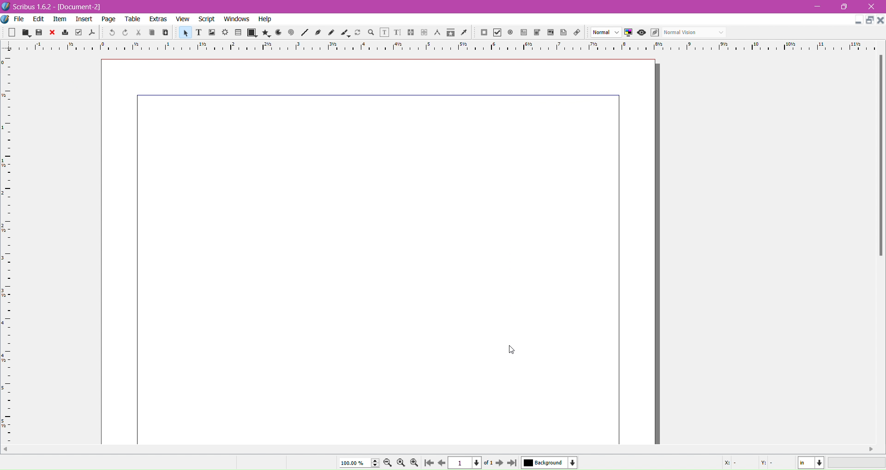 The width and height of the screenshot is (886, 470). Describe the element at coordinates (199, 33) in the screenshot. I see `text size` at that location.